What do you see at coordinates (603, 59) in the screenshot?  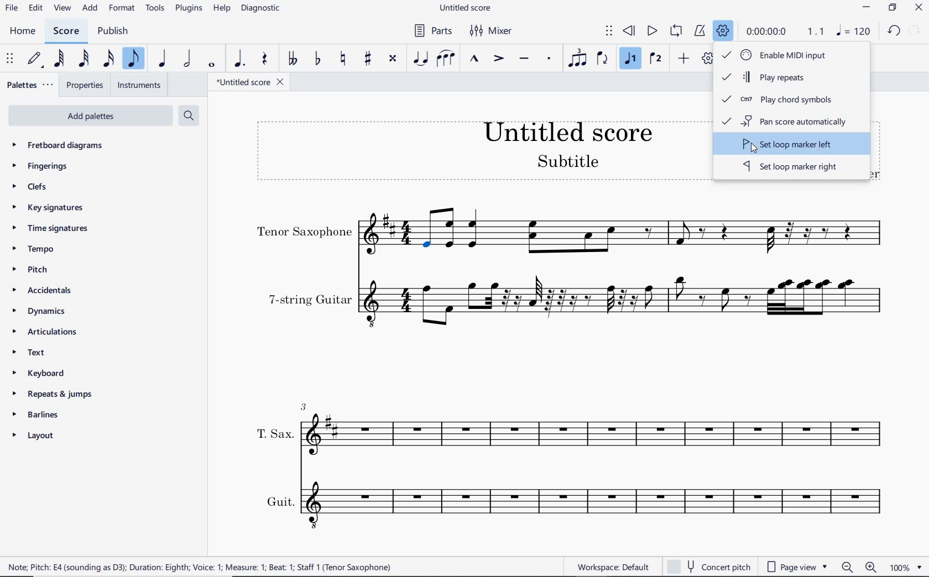 I see `FLIP DIRECTION` at bounding box center [603, 59].